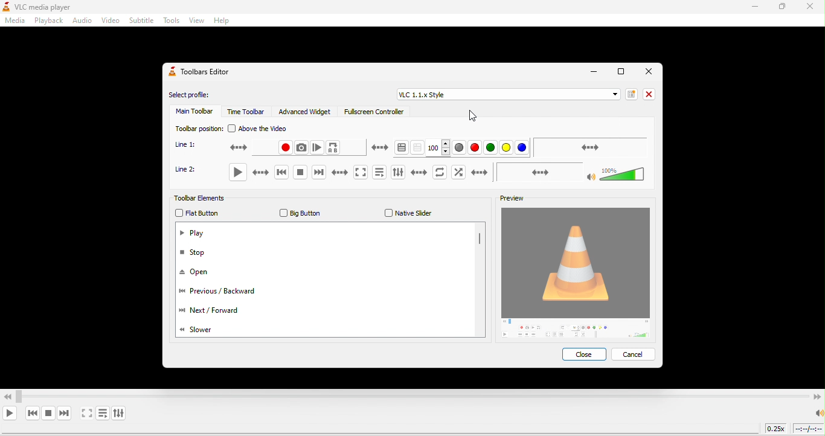 The image size is (825, 436). What do you see at coordinates (242, 173) in the screenshot?
I see `play` at bounding box center [242, 173].